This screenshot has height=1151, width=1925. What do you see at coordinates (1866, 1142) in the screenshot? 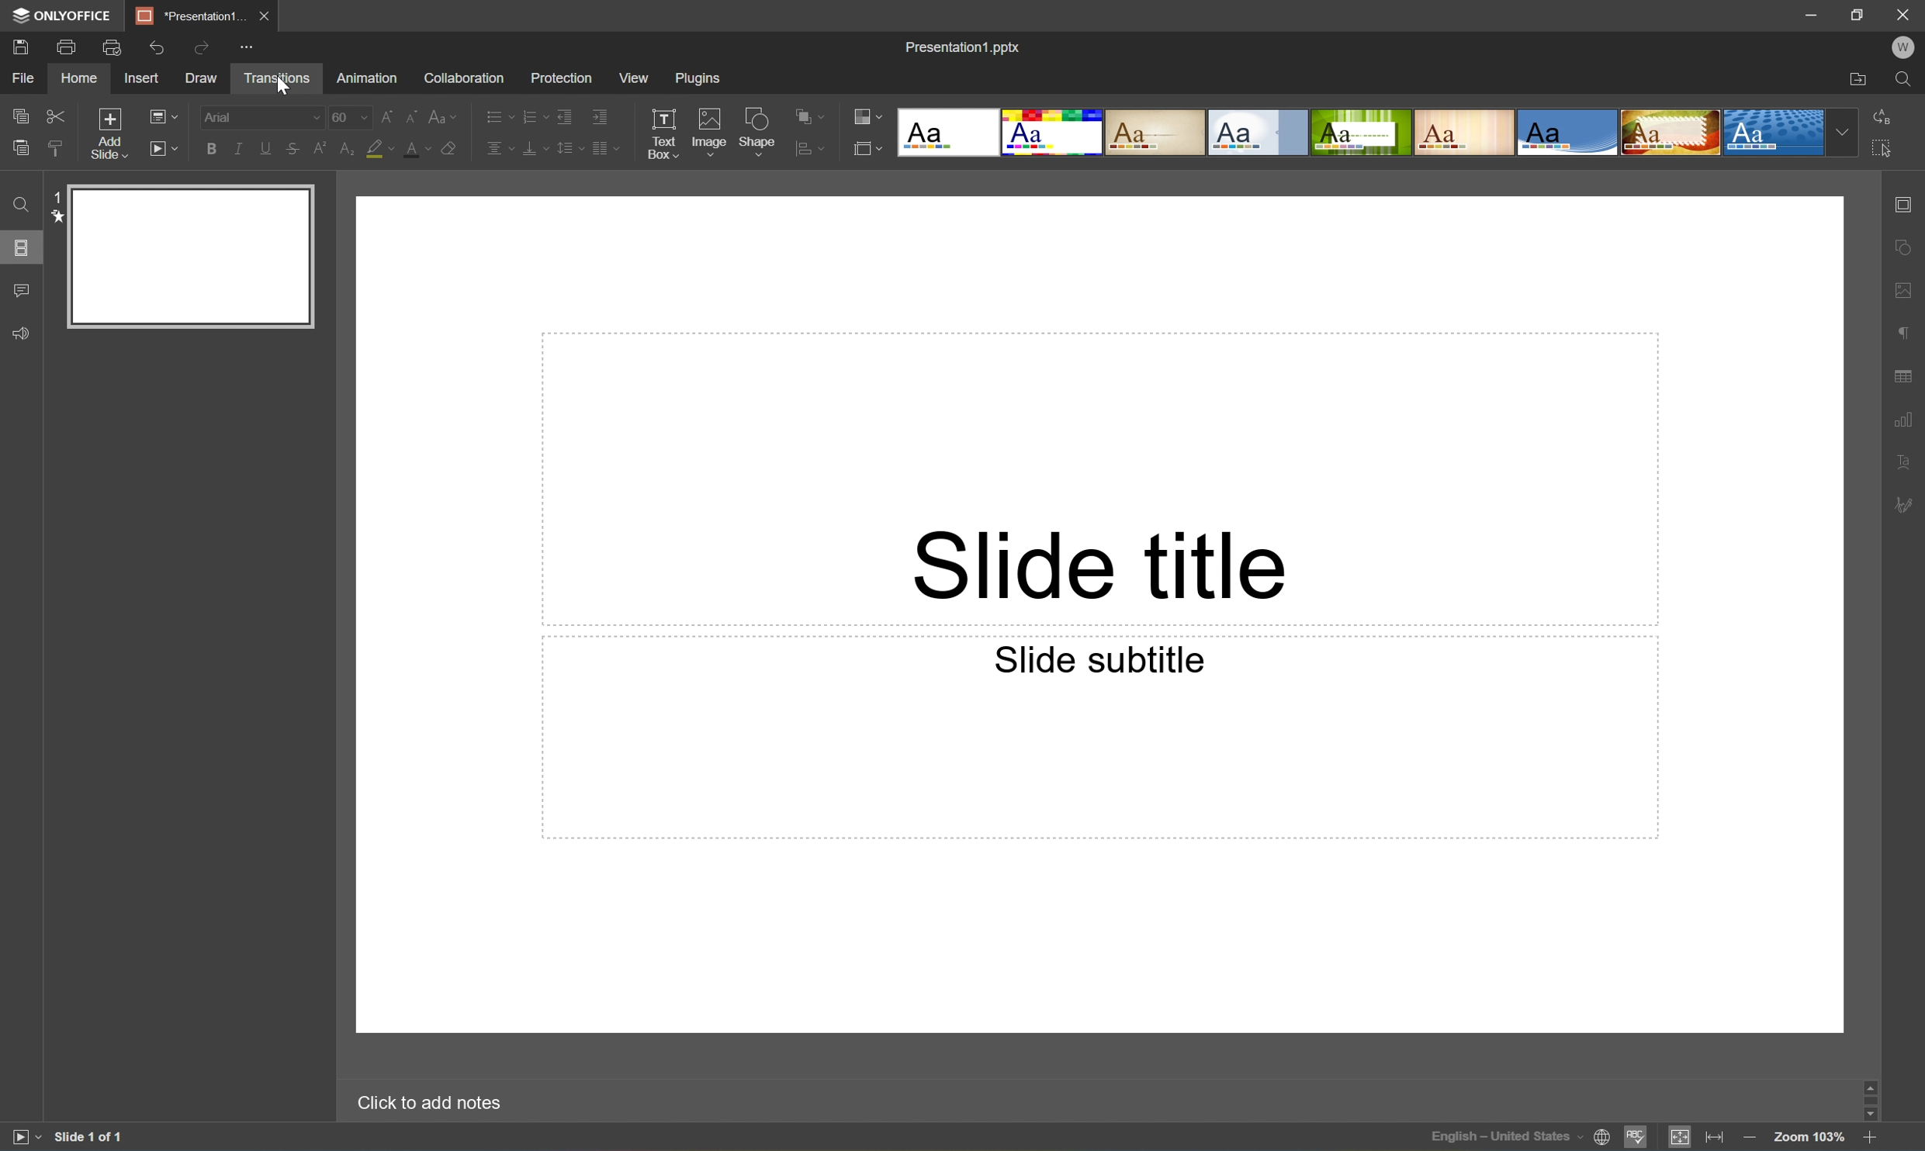
I see `Zoom in` at bounding box center [1866, 1142].